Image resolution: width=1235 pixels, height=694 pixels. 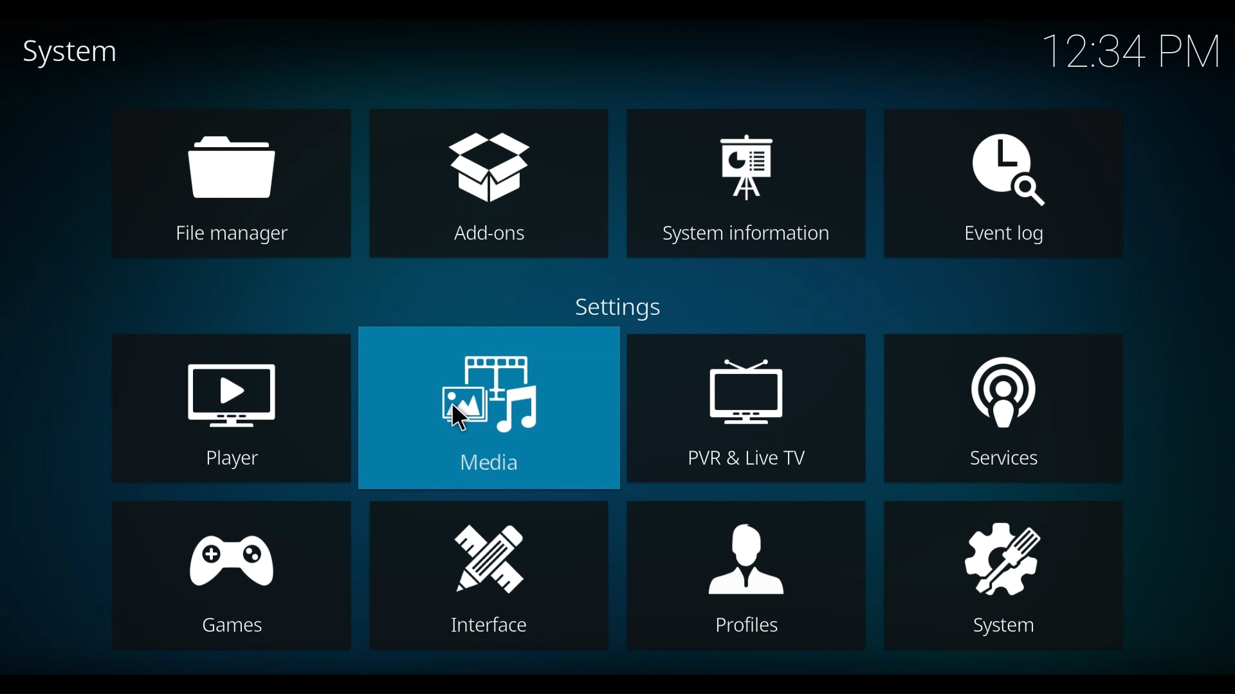 What do you see at coordinates (233, 575) in the screenshot?
I see `Games` at bounding box center [233, 575].